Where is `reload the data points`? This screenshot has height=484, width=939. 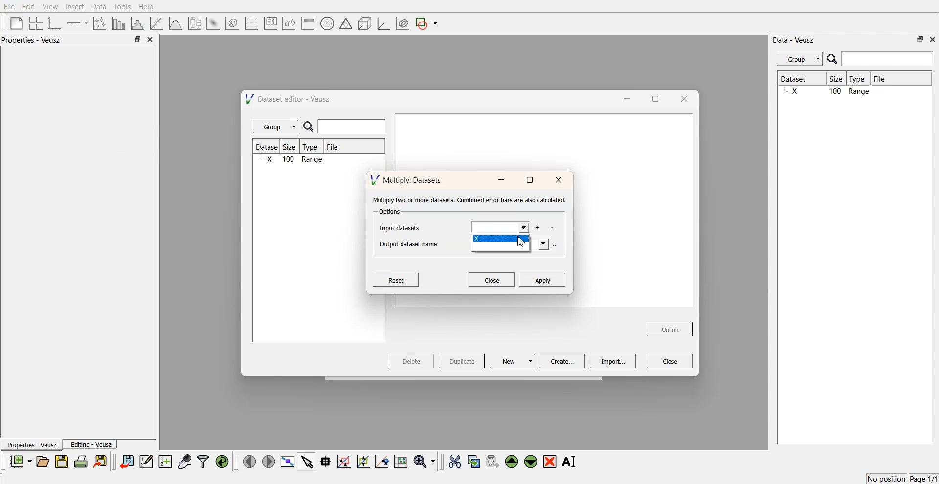 reload the data points is located at coordinates (223, 462).